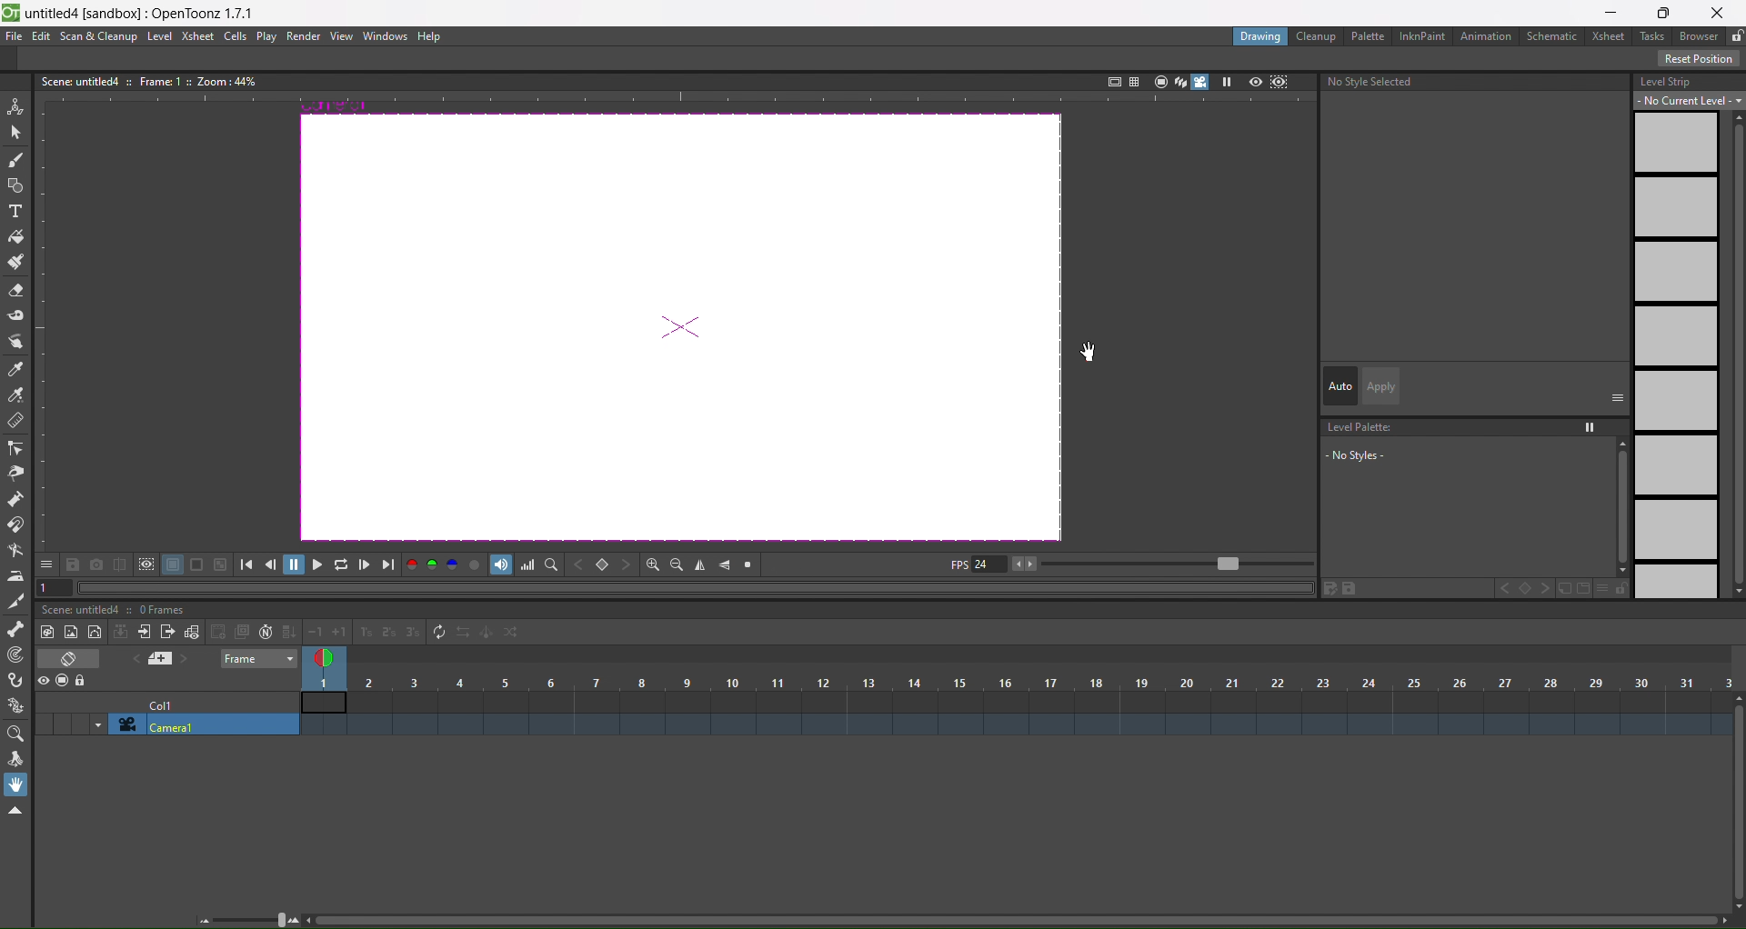 This screenshot has height=929, width=1746. What do you see at coordinates (262, 633) in the screenshot?
I see `auto input cell number` at bounding box center [262, 633].